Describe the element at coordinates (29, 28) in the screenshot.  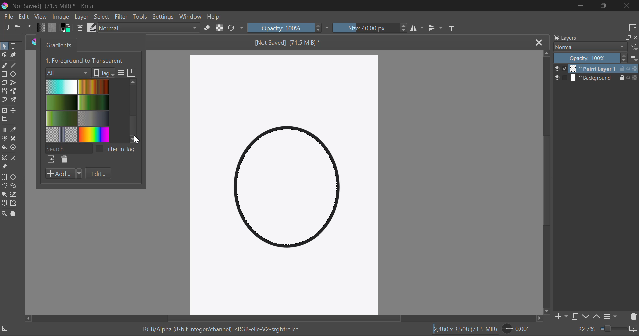
I see `Save` at that location.